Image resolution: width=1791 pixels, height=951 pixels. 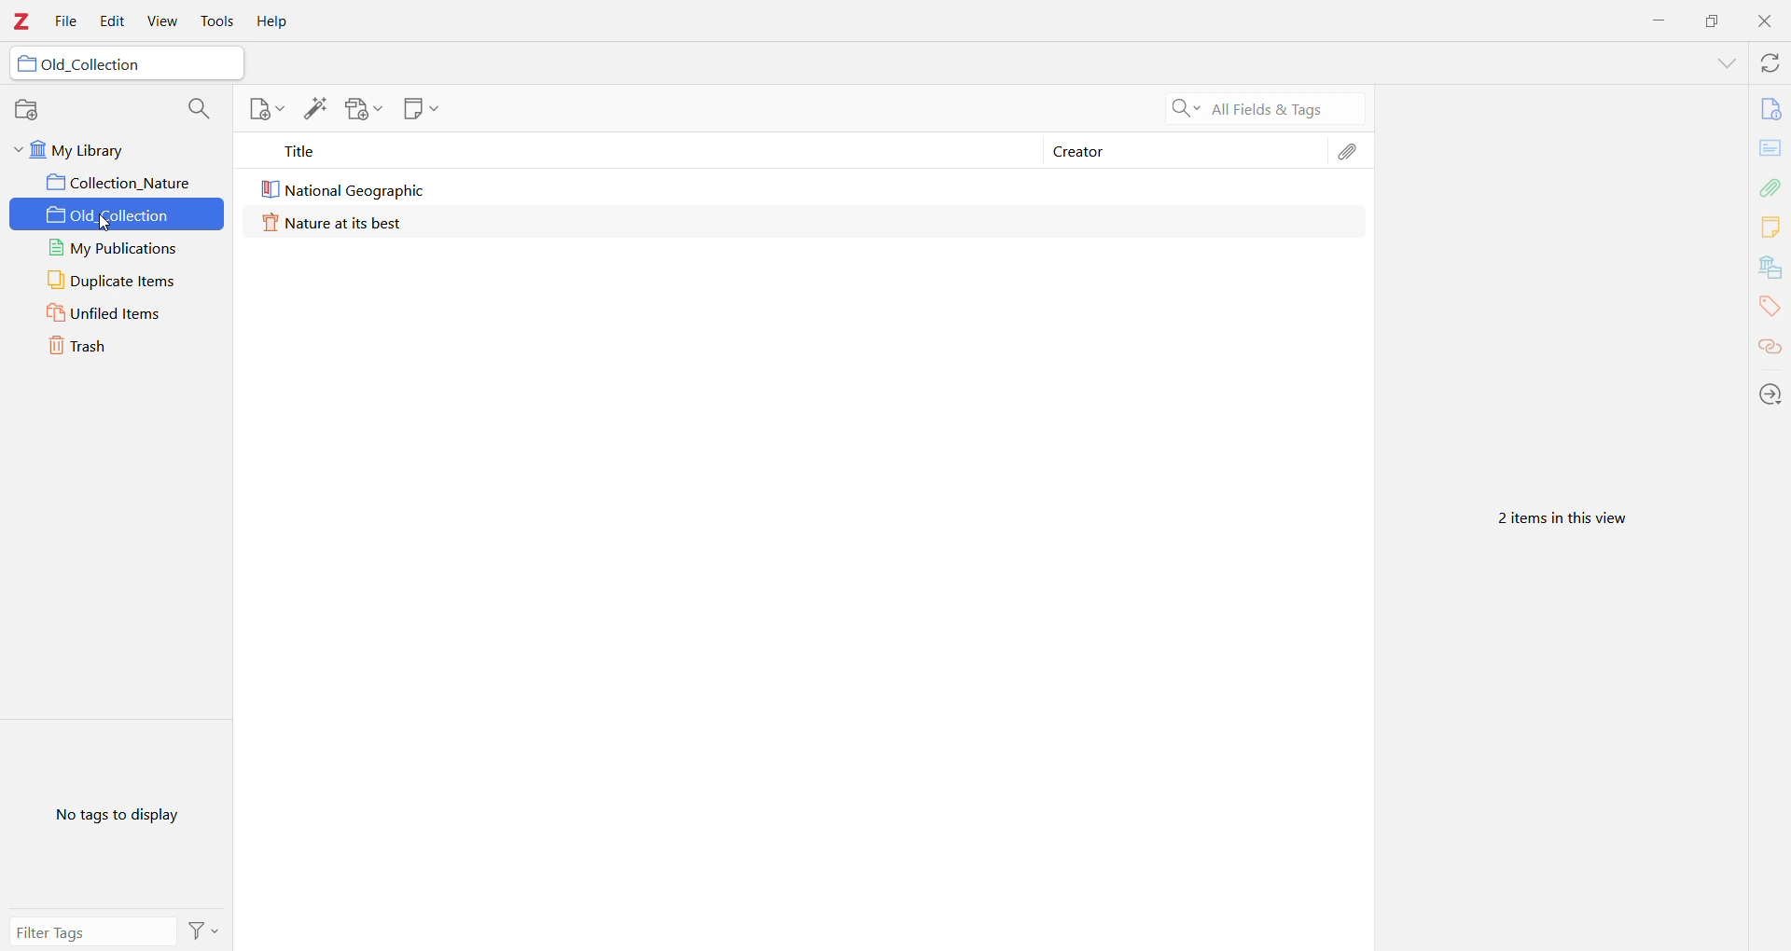 I want to click on Attachments, so click(x=1352, y=151).